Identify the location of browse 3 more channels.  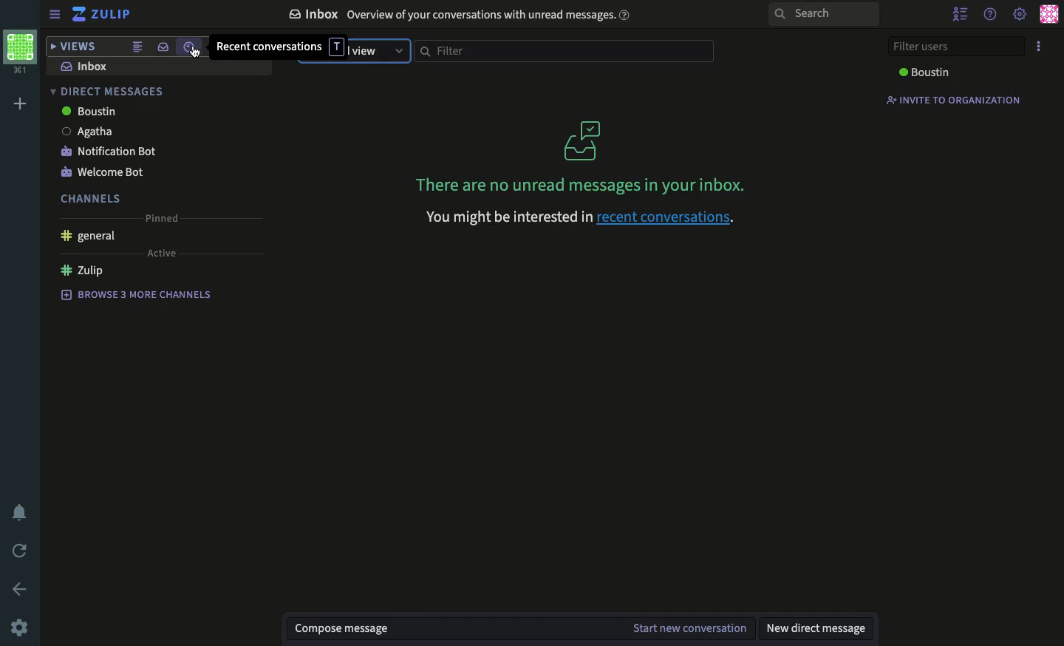
(136, 293).